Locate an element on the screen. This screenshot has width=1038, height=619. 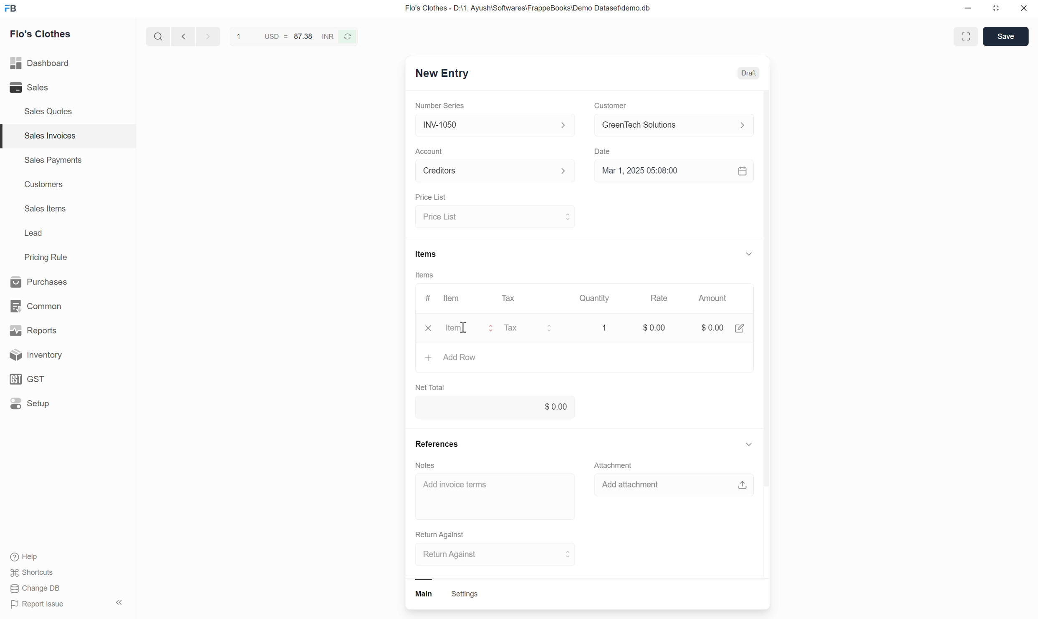
Item is located at coordinates (452, 299).